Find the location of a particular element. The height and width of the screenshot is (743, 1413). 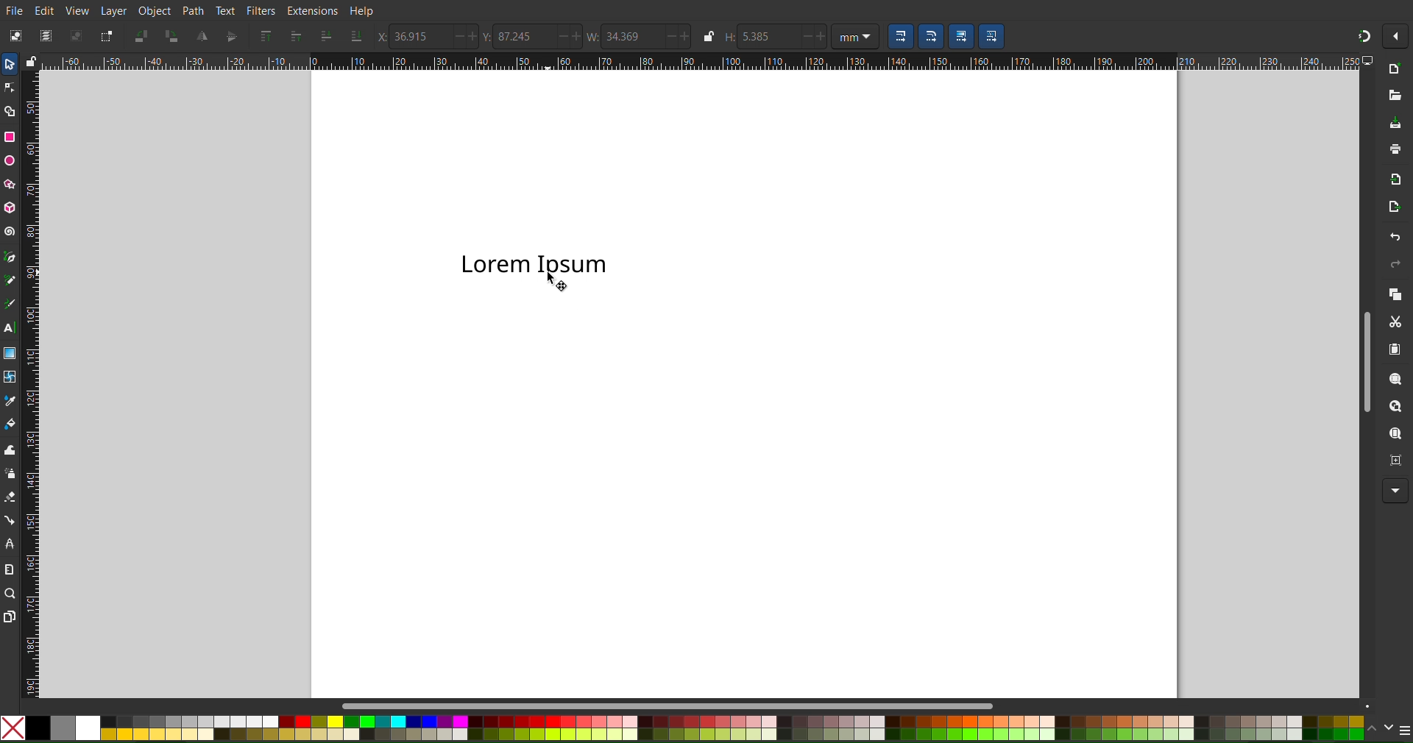

Tweak Tool is located at coordinates (12, 449).